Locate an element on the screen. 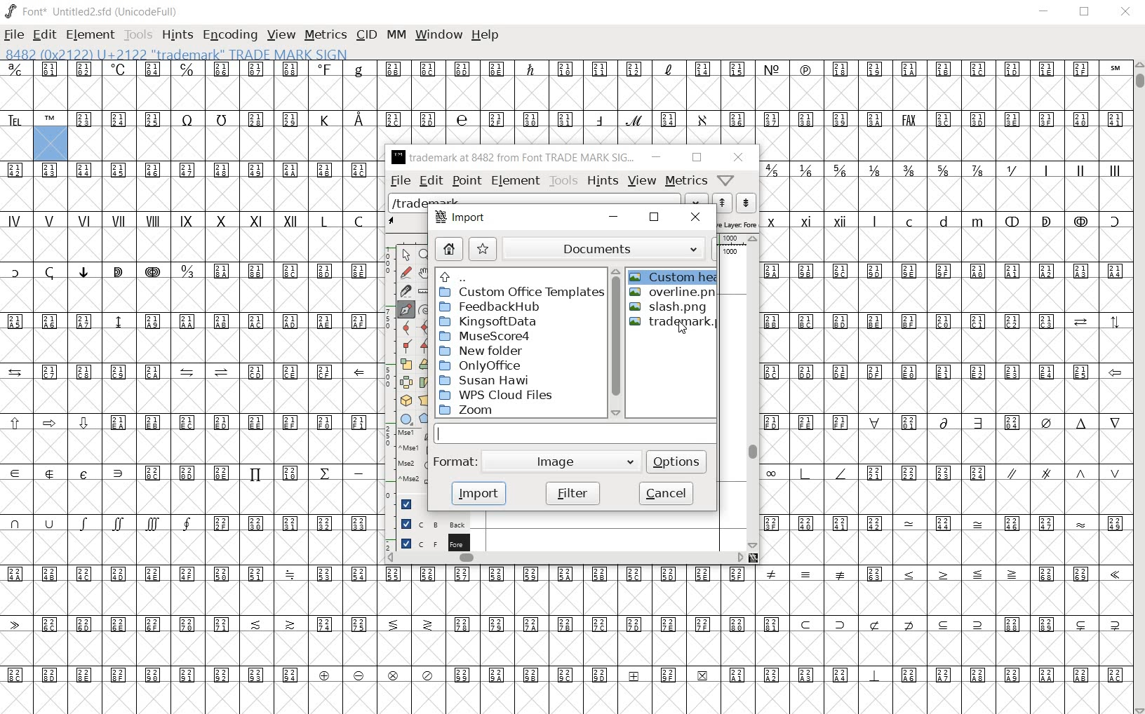  close is located at coordinates (699, 217).